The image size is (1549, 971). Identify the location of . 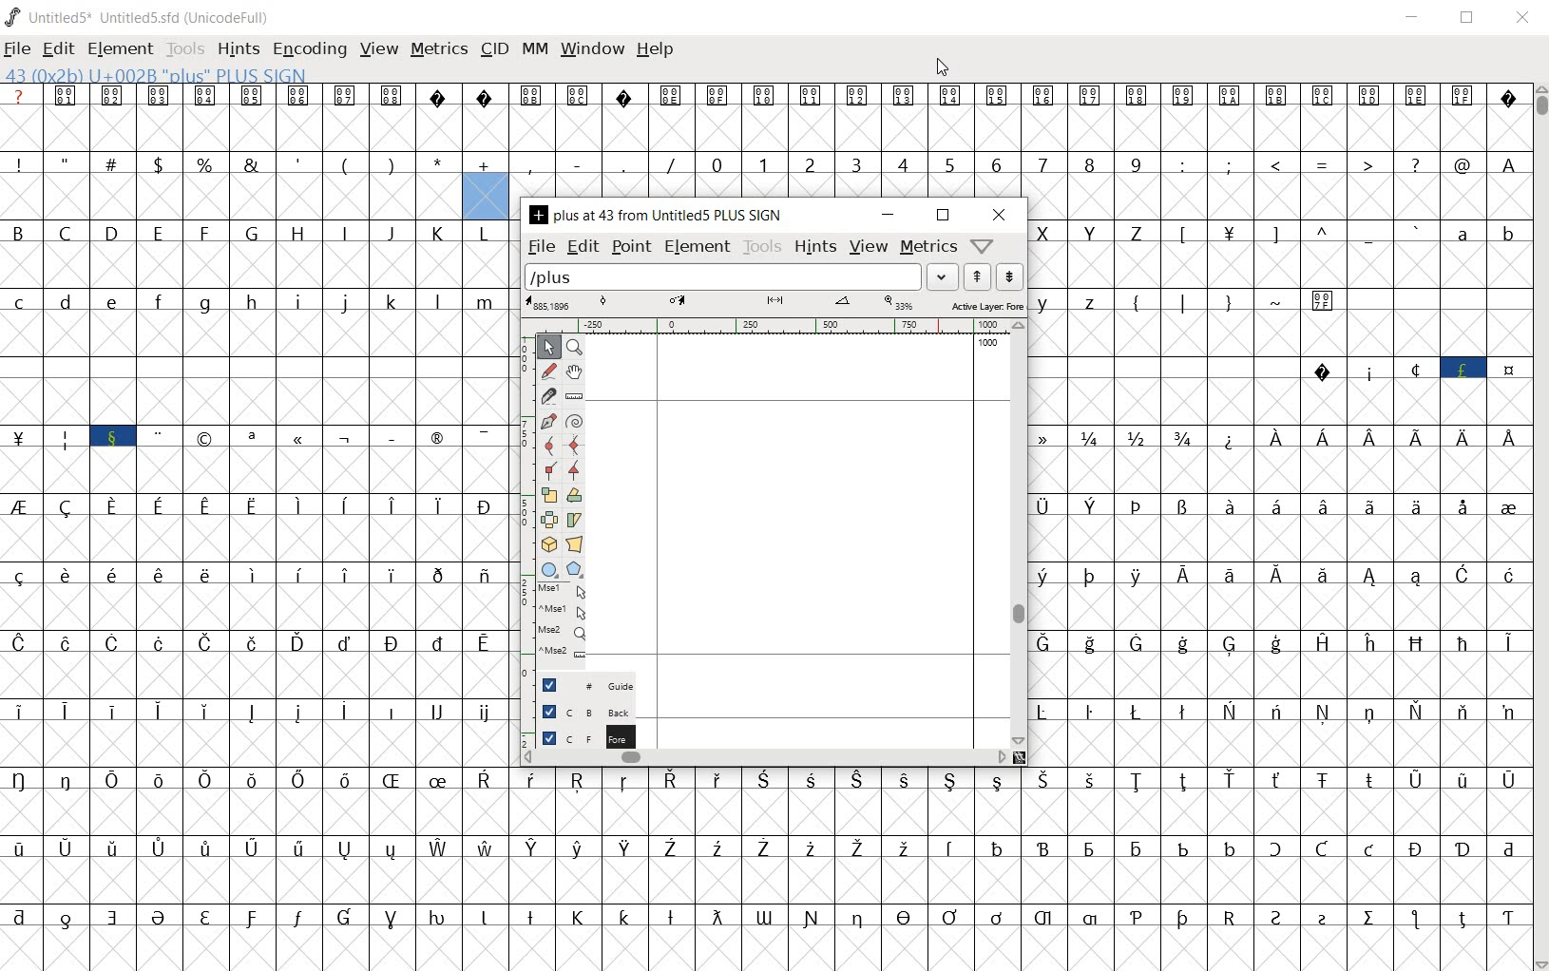
(523, 626).